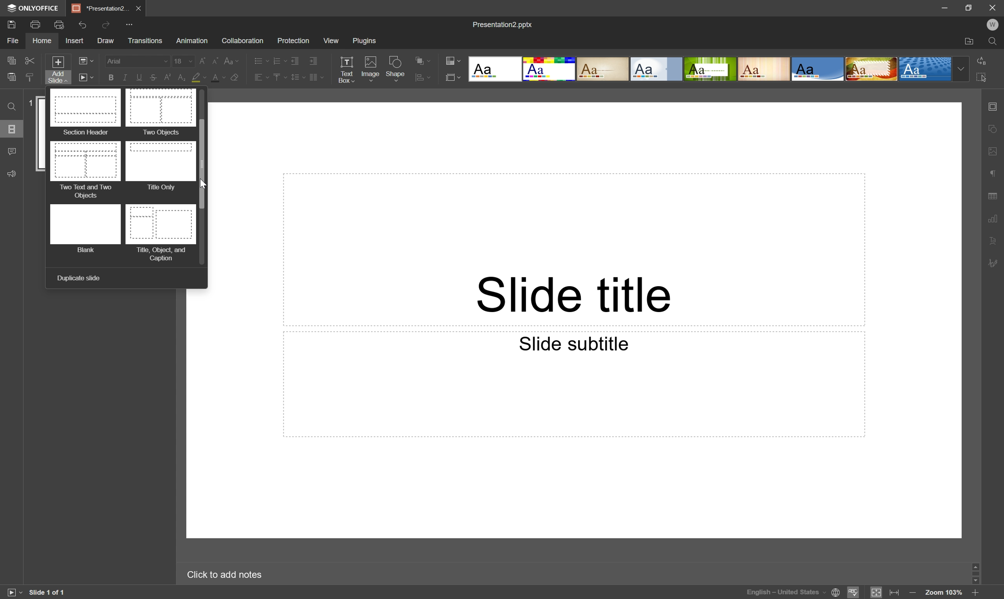 This screenshot has height=599, width=1004. Describe the element at coordinates (995, 148) in the screenshot. I see `Image settings` at that location.